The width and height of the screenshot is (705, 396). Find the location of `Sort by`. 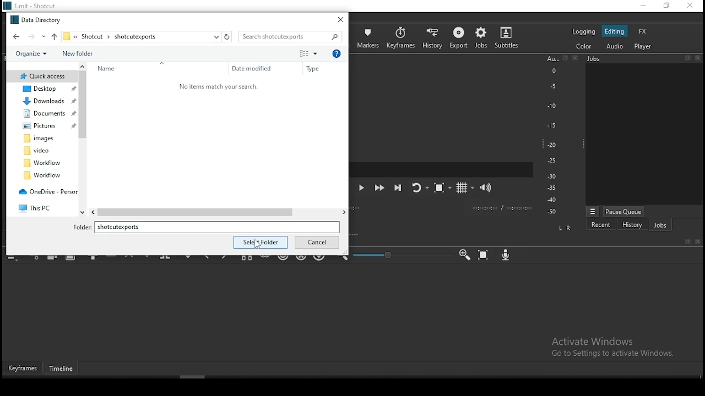

Sort by is located at coordinates (306, 53).